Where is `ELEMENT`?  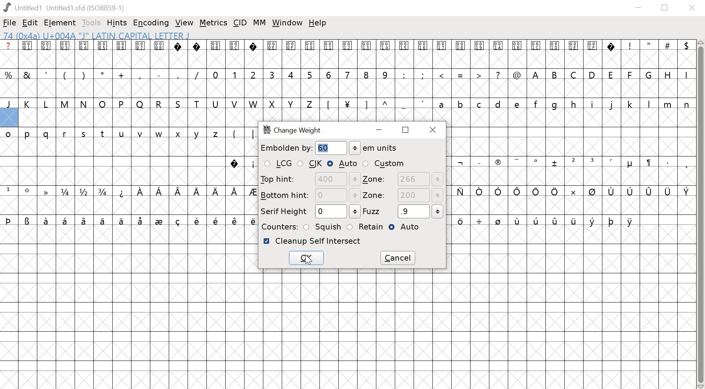 ELEMENT is located at coordinates (61, 23).